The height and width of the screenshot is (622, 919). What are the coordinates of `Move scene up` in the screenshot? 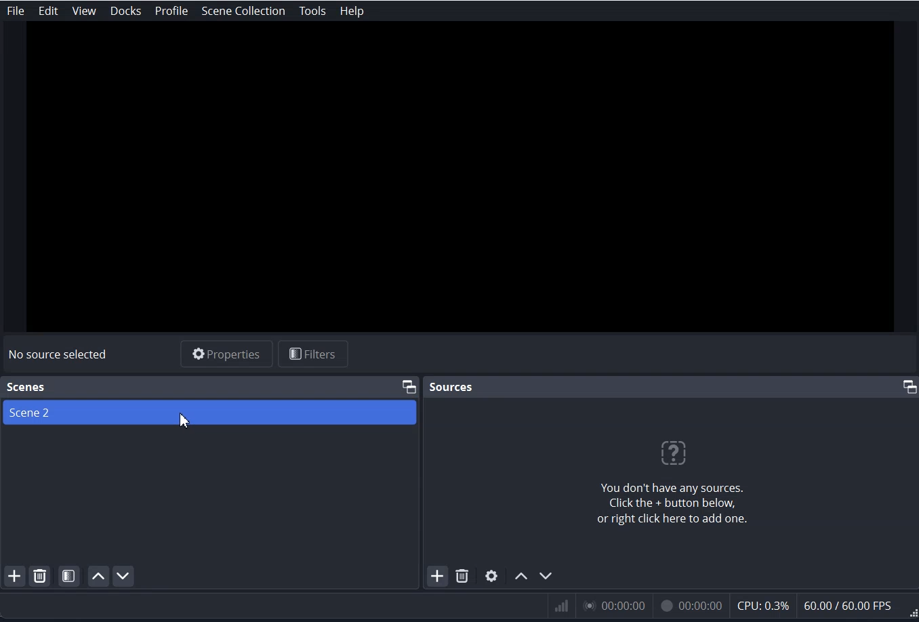 It's located at (97, 576).